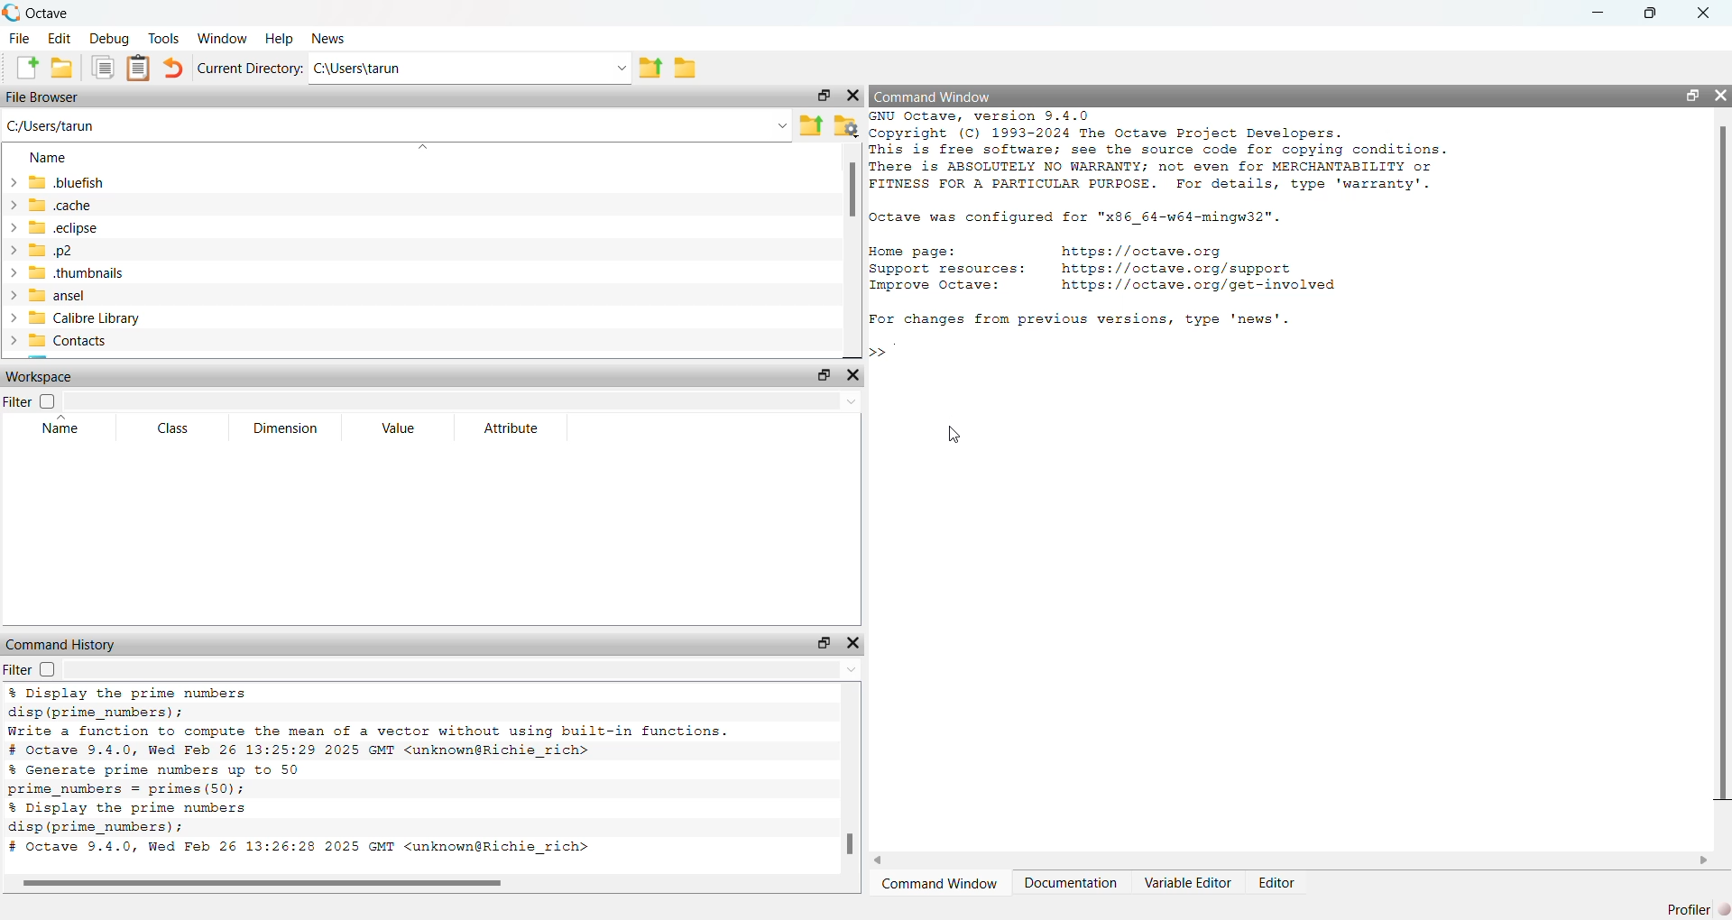 The height and width of the screenshot is (920, 1732). What do you see at coordinates (51, 14) in the screenshot?
I see `octave` at bounding box center [51, 14].